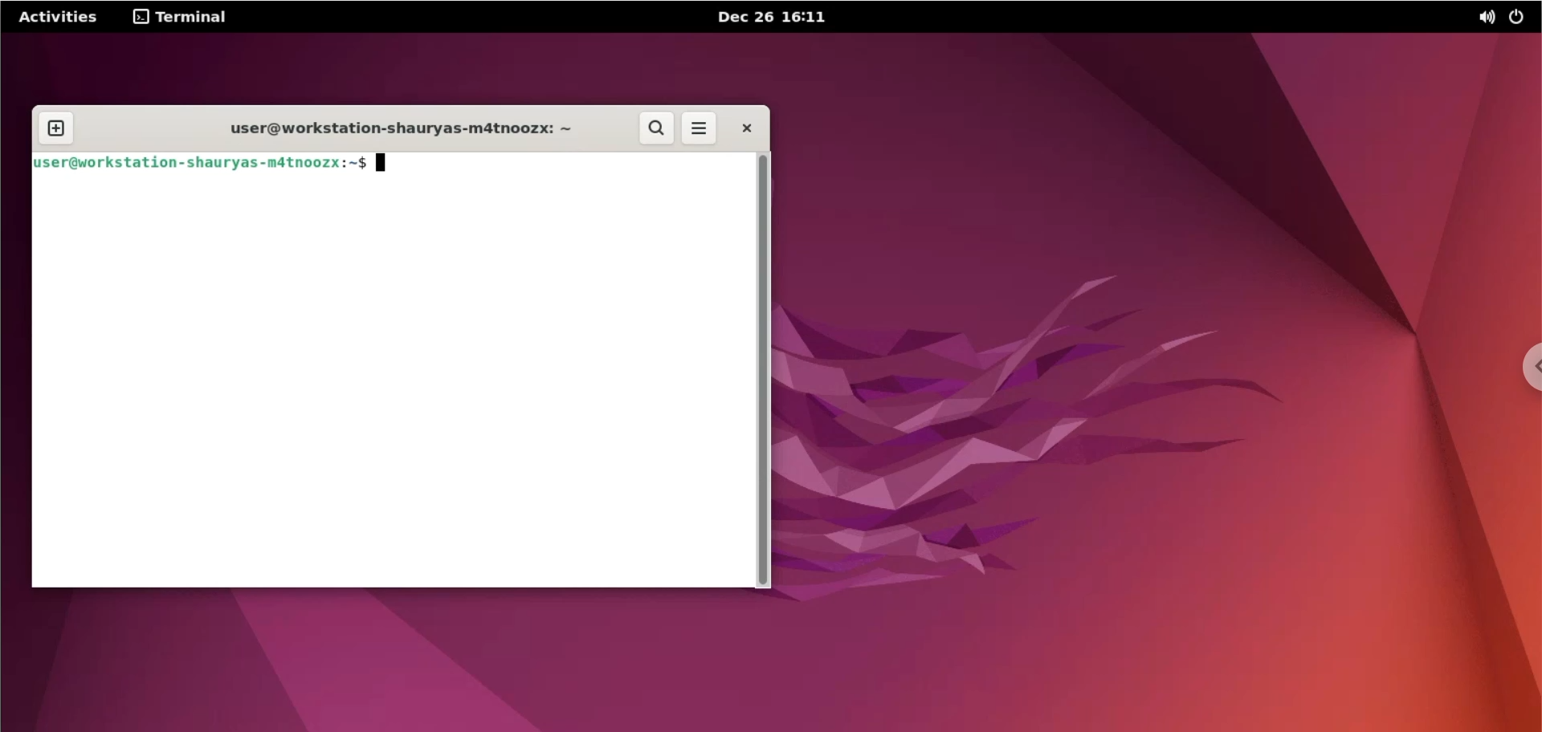 Image resolution: width=1542 pixels, height=732 pixels. Describe the element at coordinates (386, 166) in the screenshot. I see `cursor` at that location.